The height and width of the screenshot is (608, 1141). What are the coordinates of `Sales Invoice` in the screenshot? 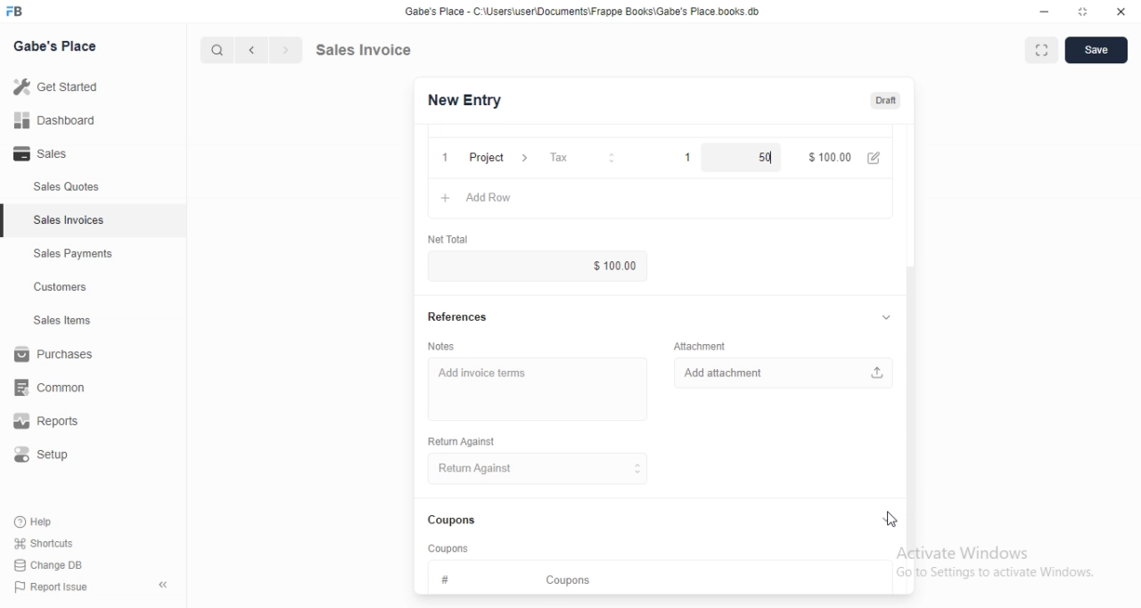 It's located at (373, 49).